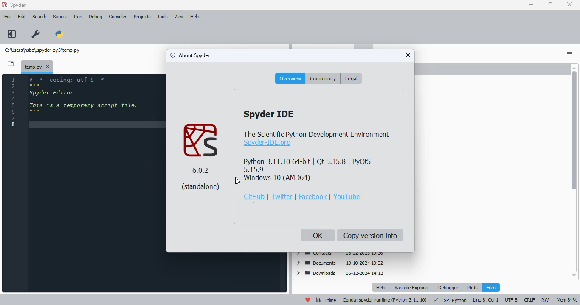 This screenshot has height=305, width=580. Describe the element at coordinates (340, 274) in the screenshot. I see `> WB Downloads 05-12-2024 14:12.` at that location.